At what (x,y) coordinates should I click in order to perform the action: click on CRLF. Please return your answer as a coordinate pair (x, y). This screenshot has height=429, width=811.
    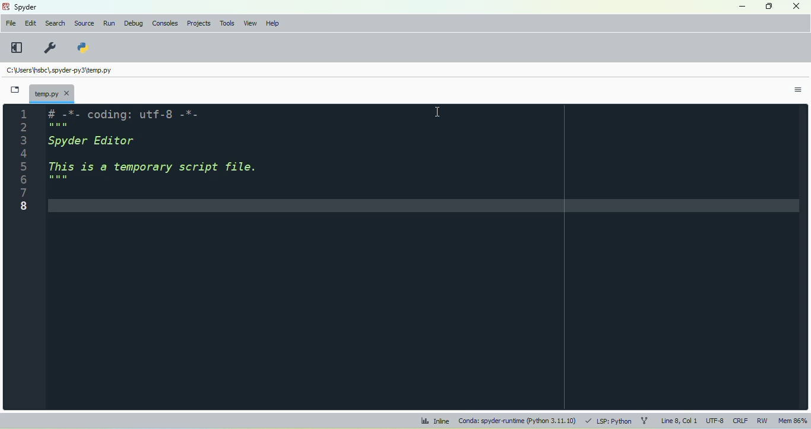
    Looking at the image, I should click on (740, 421).